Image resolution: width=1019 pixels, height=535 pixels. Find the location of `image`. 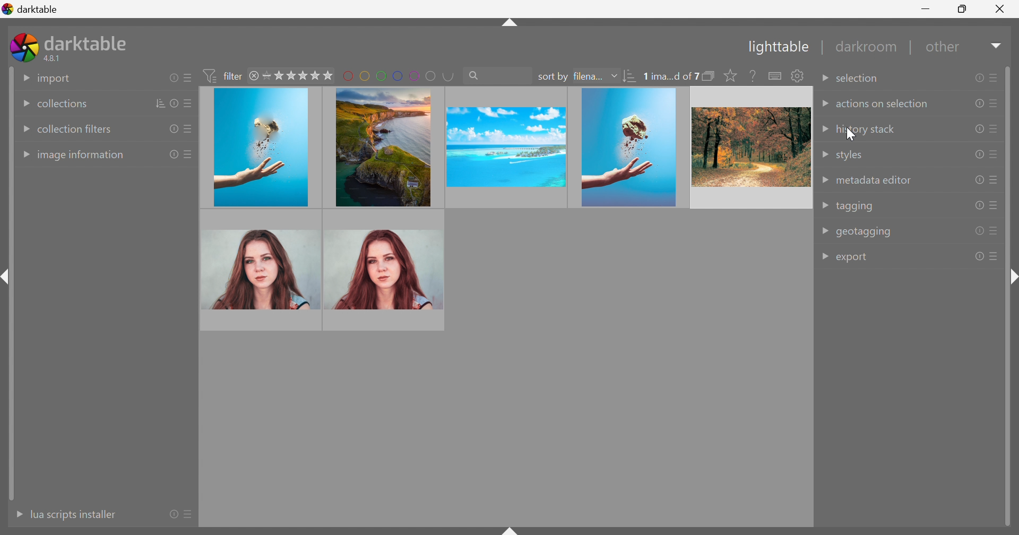

image is located at coordinates (504, 147).